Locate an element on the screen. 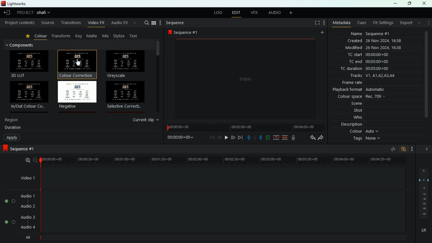  vertical scroll bar is located at coordinates (158, 77).